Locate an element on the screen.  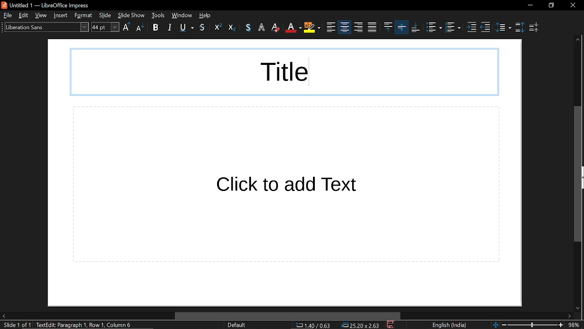
text style is located at coordinates (44, 27).